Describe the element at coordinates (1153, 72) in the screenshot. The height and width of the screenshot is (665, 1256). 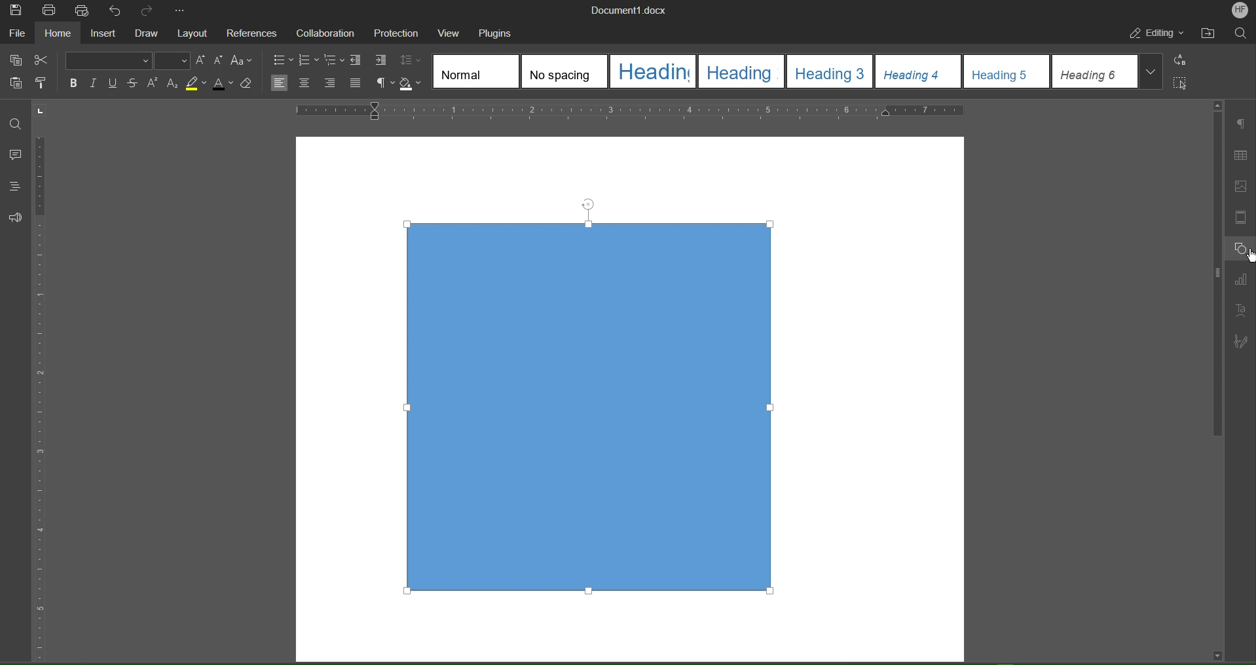
I see `More Headings` at that location.